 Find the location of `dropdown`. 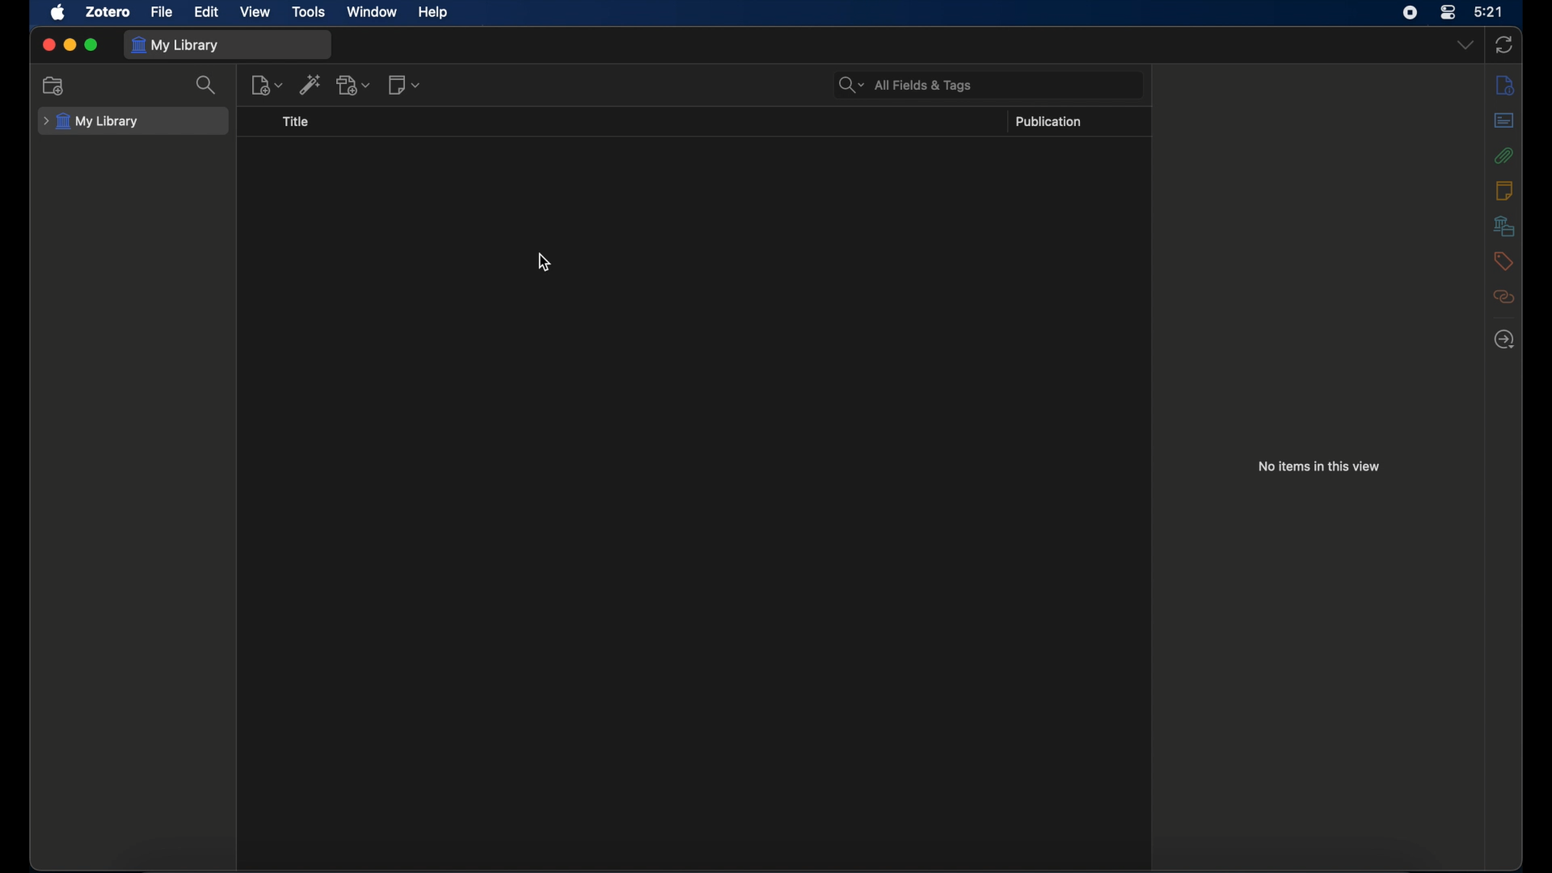

dropdown is located at coordinates (1464, 45).